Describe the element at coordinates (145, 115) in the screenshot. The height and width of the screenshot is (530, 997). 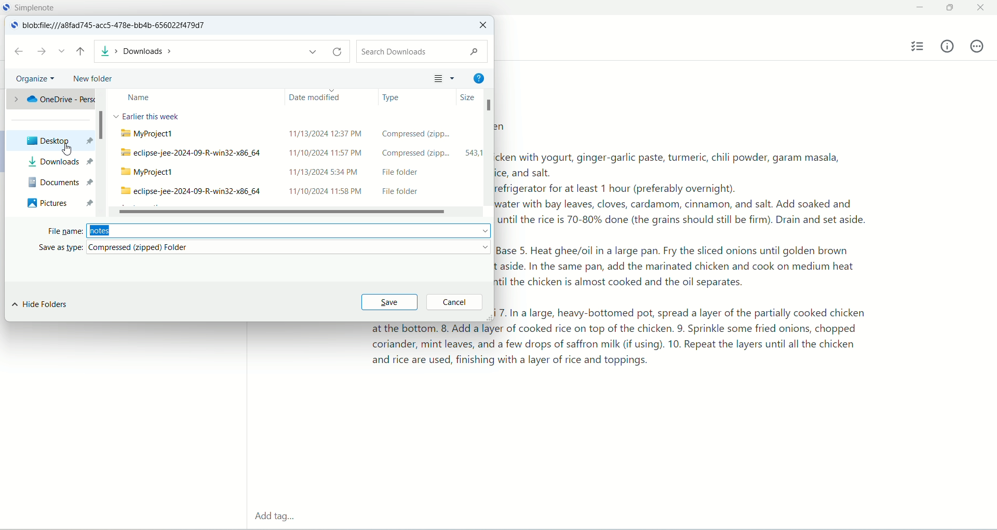
I see `earlier this week` at that location.